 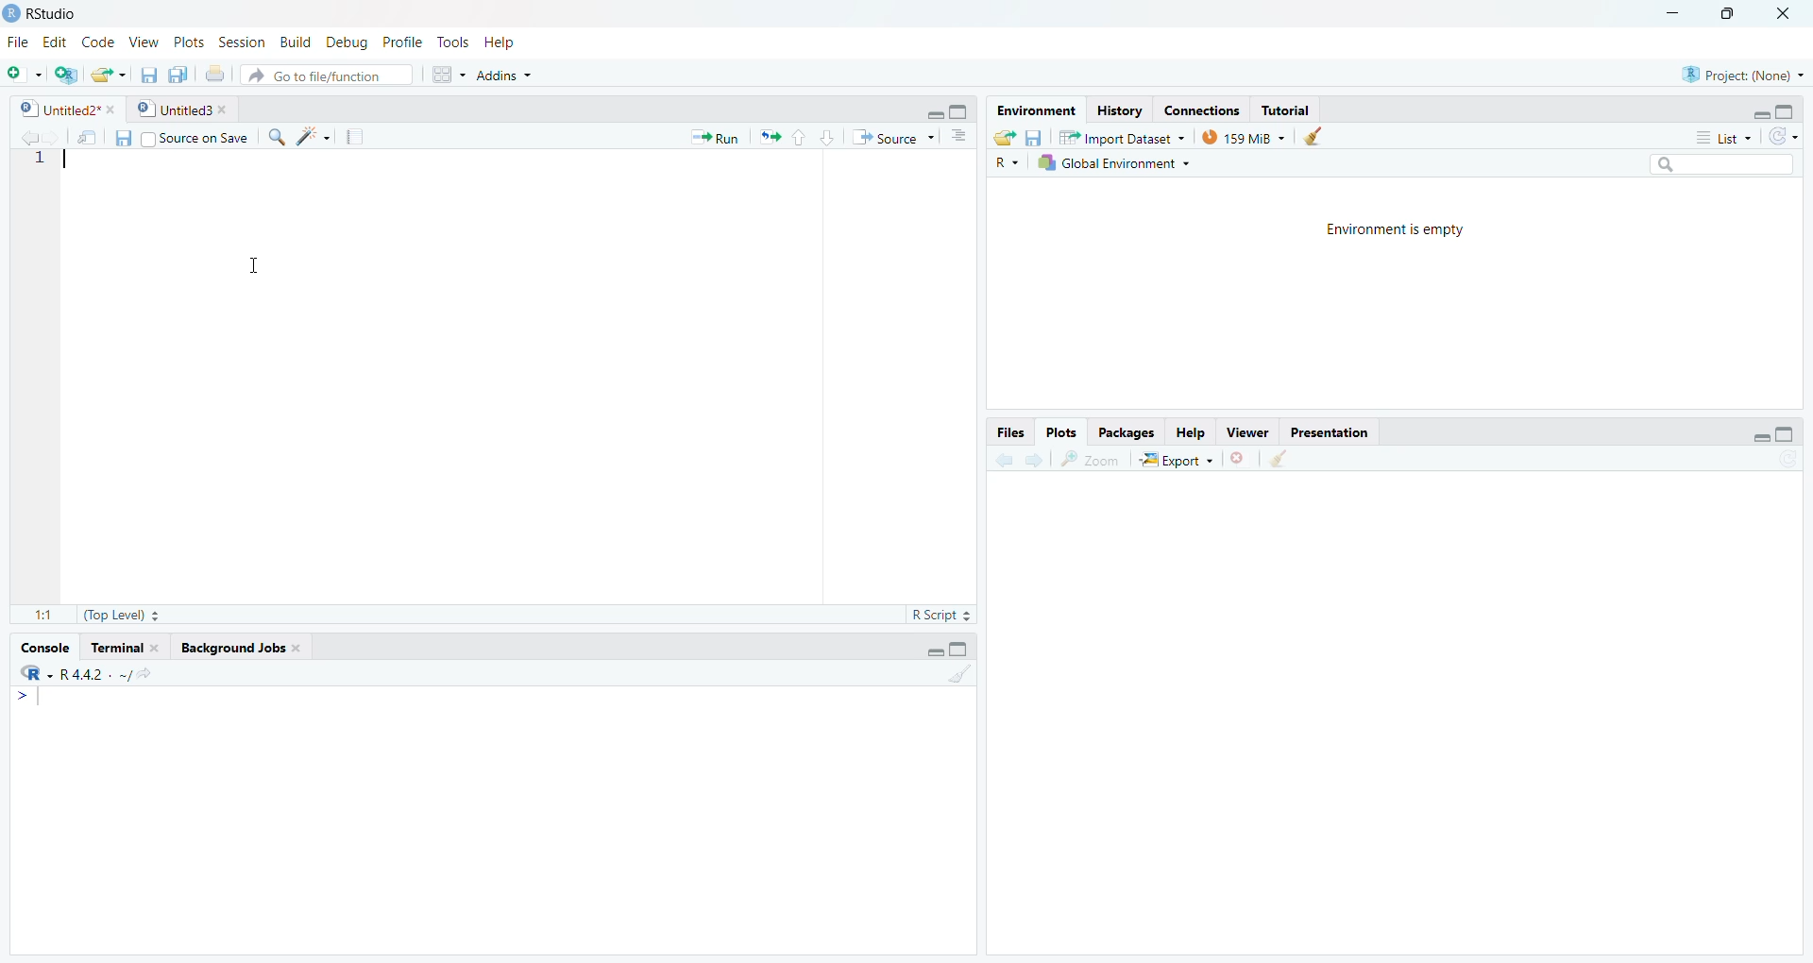 What do you see at coordinates (1788, 111) in the screenshot?
I see `Maximize` at bounding box center [1788, 111].